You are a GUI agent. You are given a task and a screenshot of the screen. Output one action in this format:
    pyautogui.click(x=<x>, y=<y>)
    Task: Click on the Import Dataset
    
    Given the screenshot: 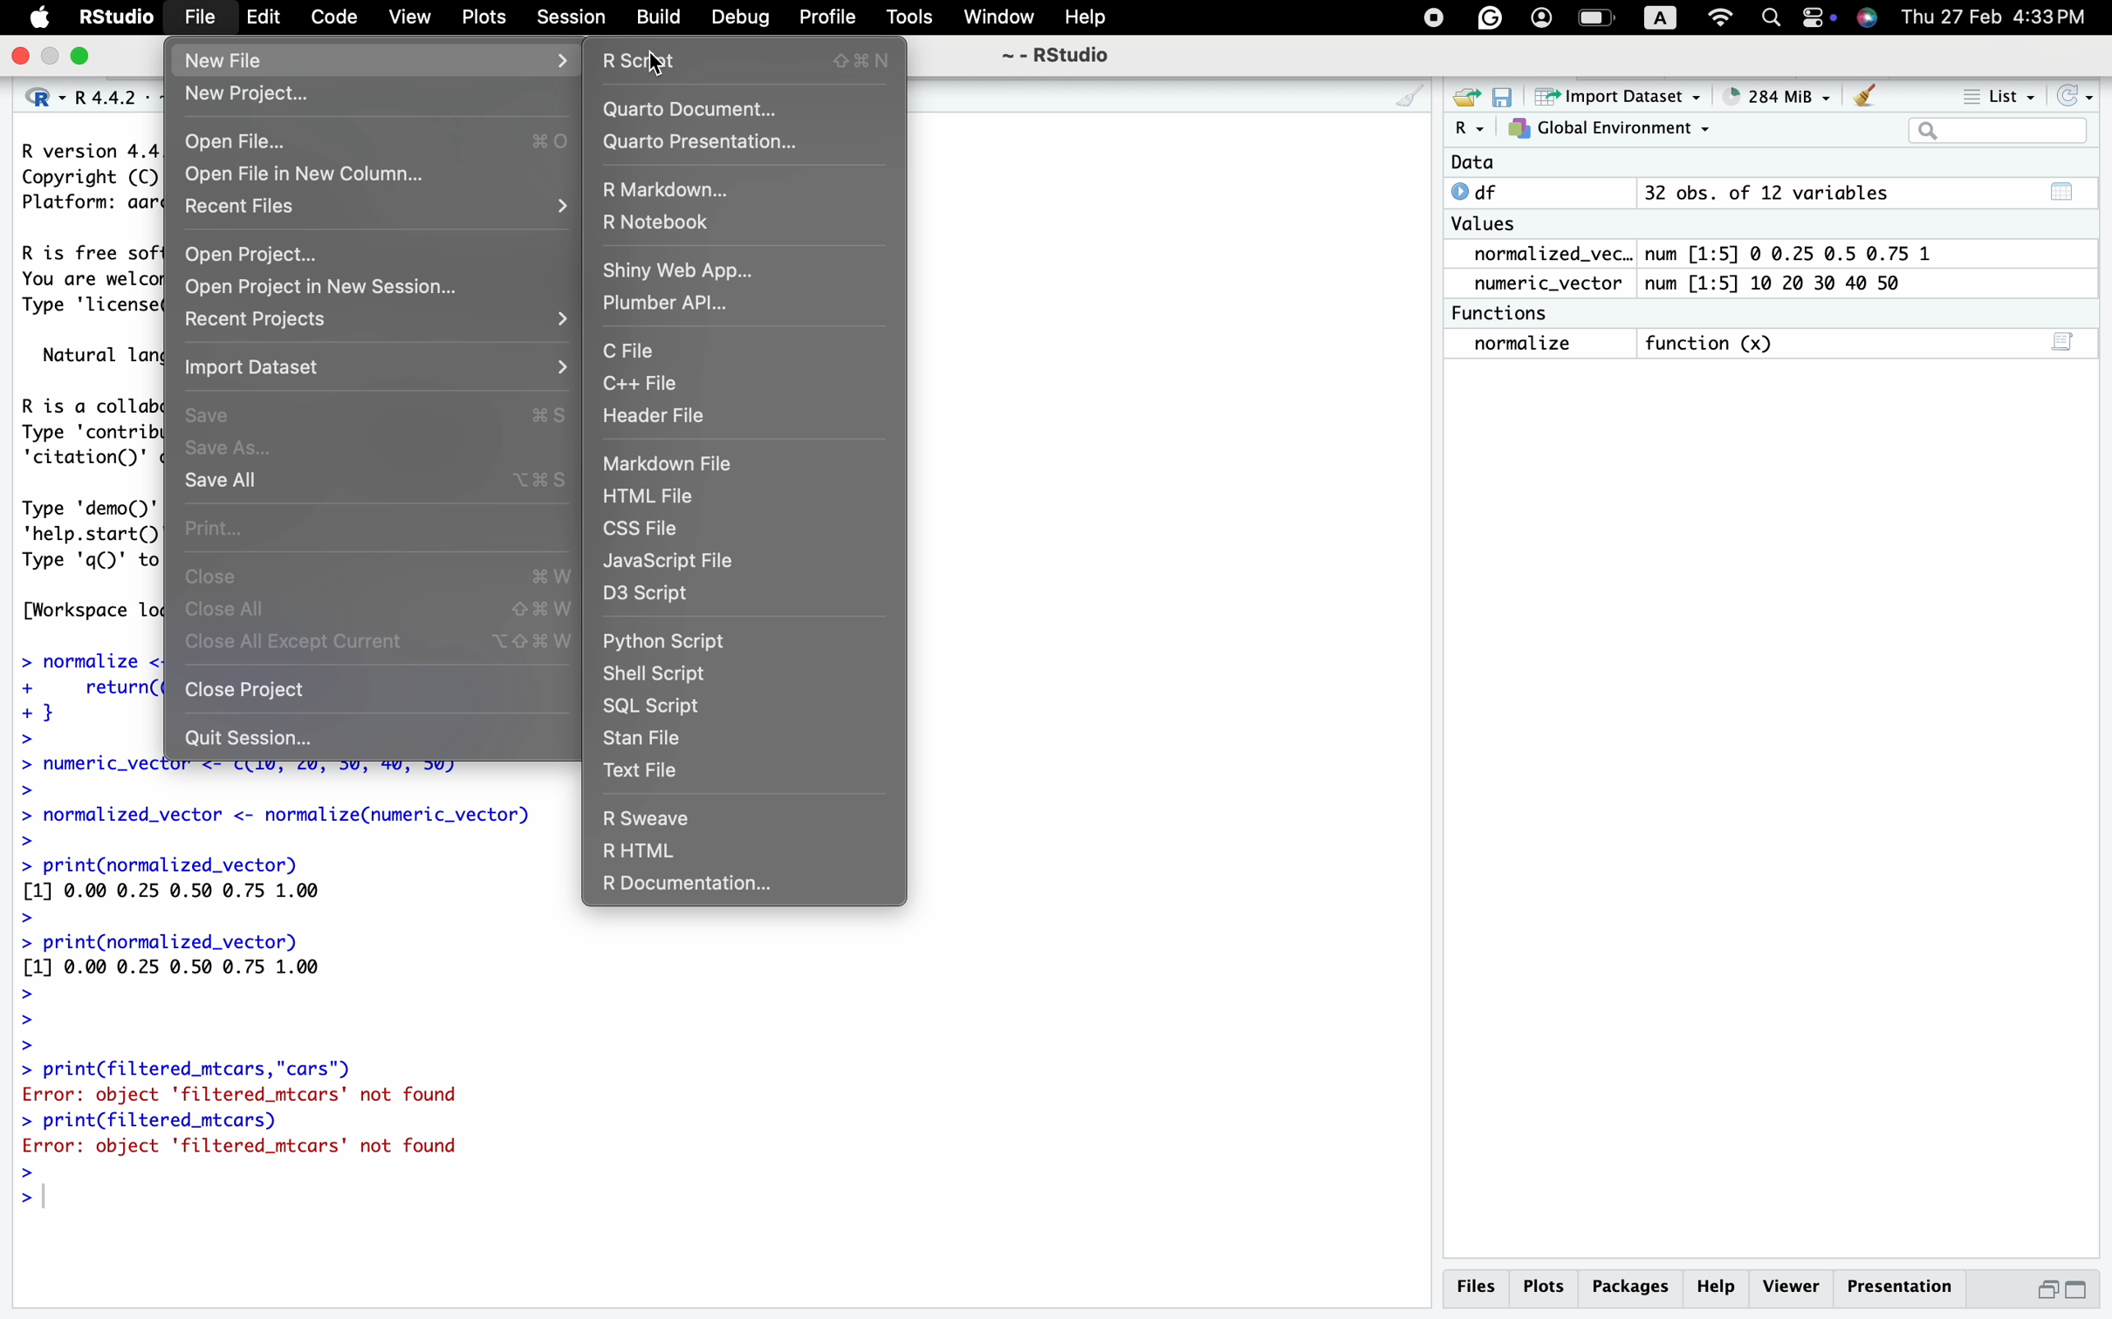 What is the action you would take?
    pyautogui.click(x=264, y=365)
    